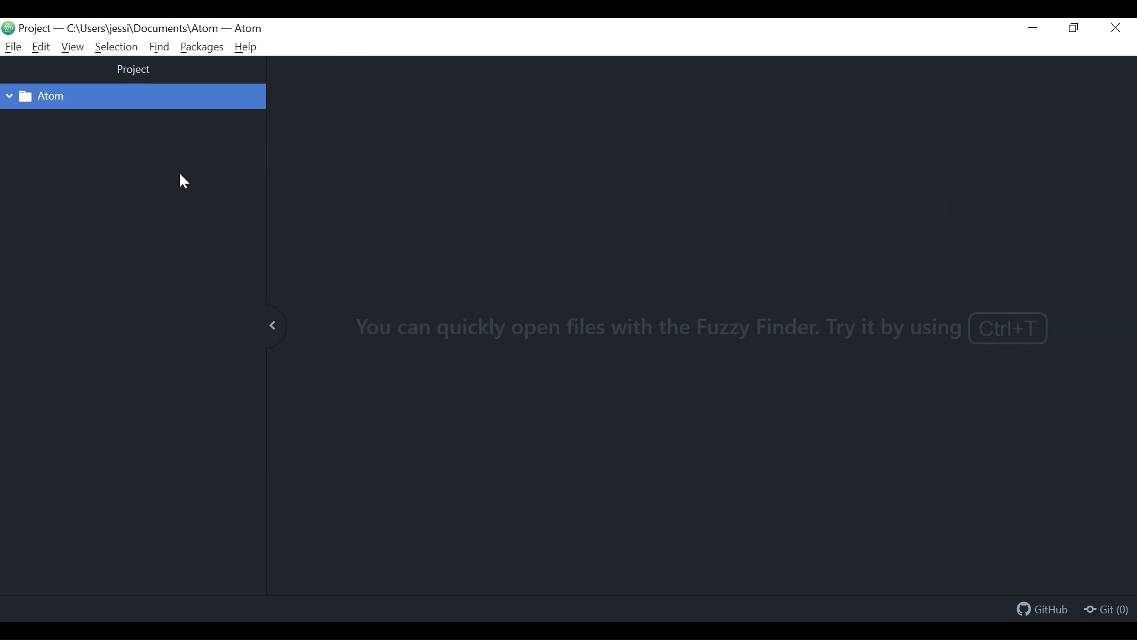 The height and width of the screenshot is (640, 1137). What do you see at coordinates (275, 324) in the screenshot?
I see `expand` at bounding box center [275, 324].